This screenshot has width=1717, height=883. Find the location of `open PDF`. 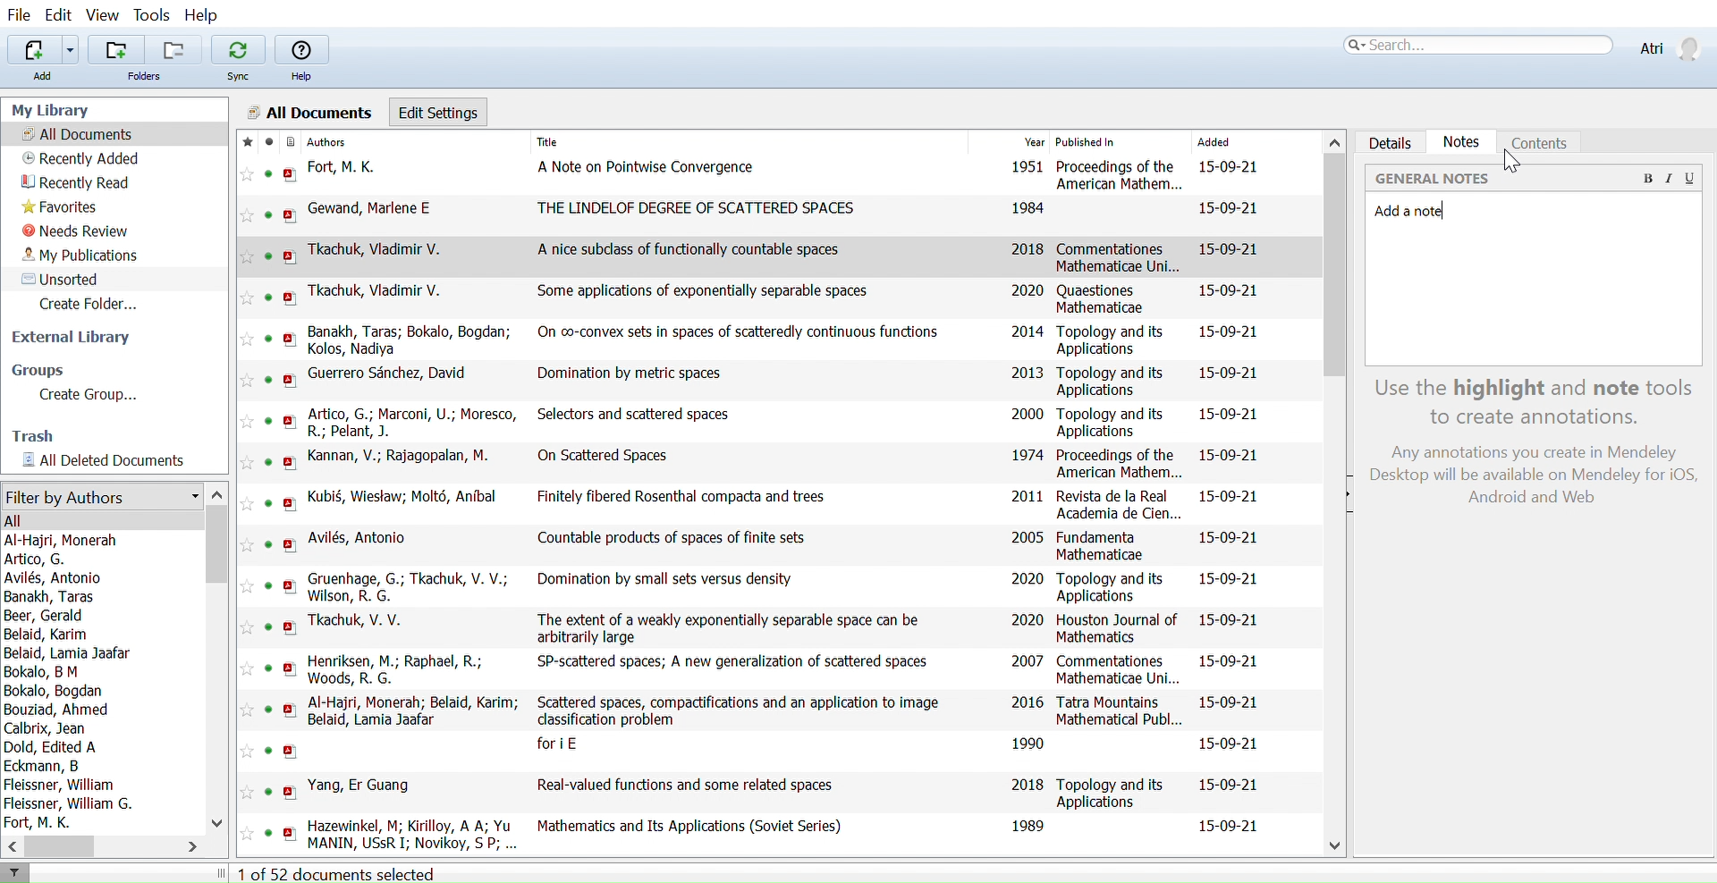

open PDF is located at coordinates (292, 503).